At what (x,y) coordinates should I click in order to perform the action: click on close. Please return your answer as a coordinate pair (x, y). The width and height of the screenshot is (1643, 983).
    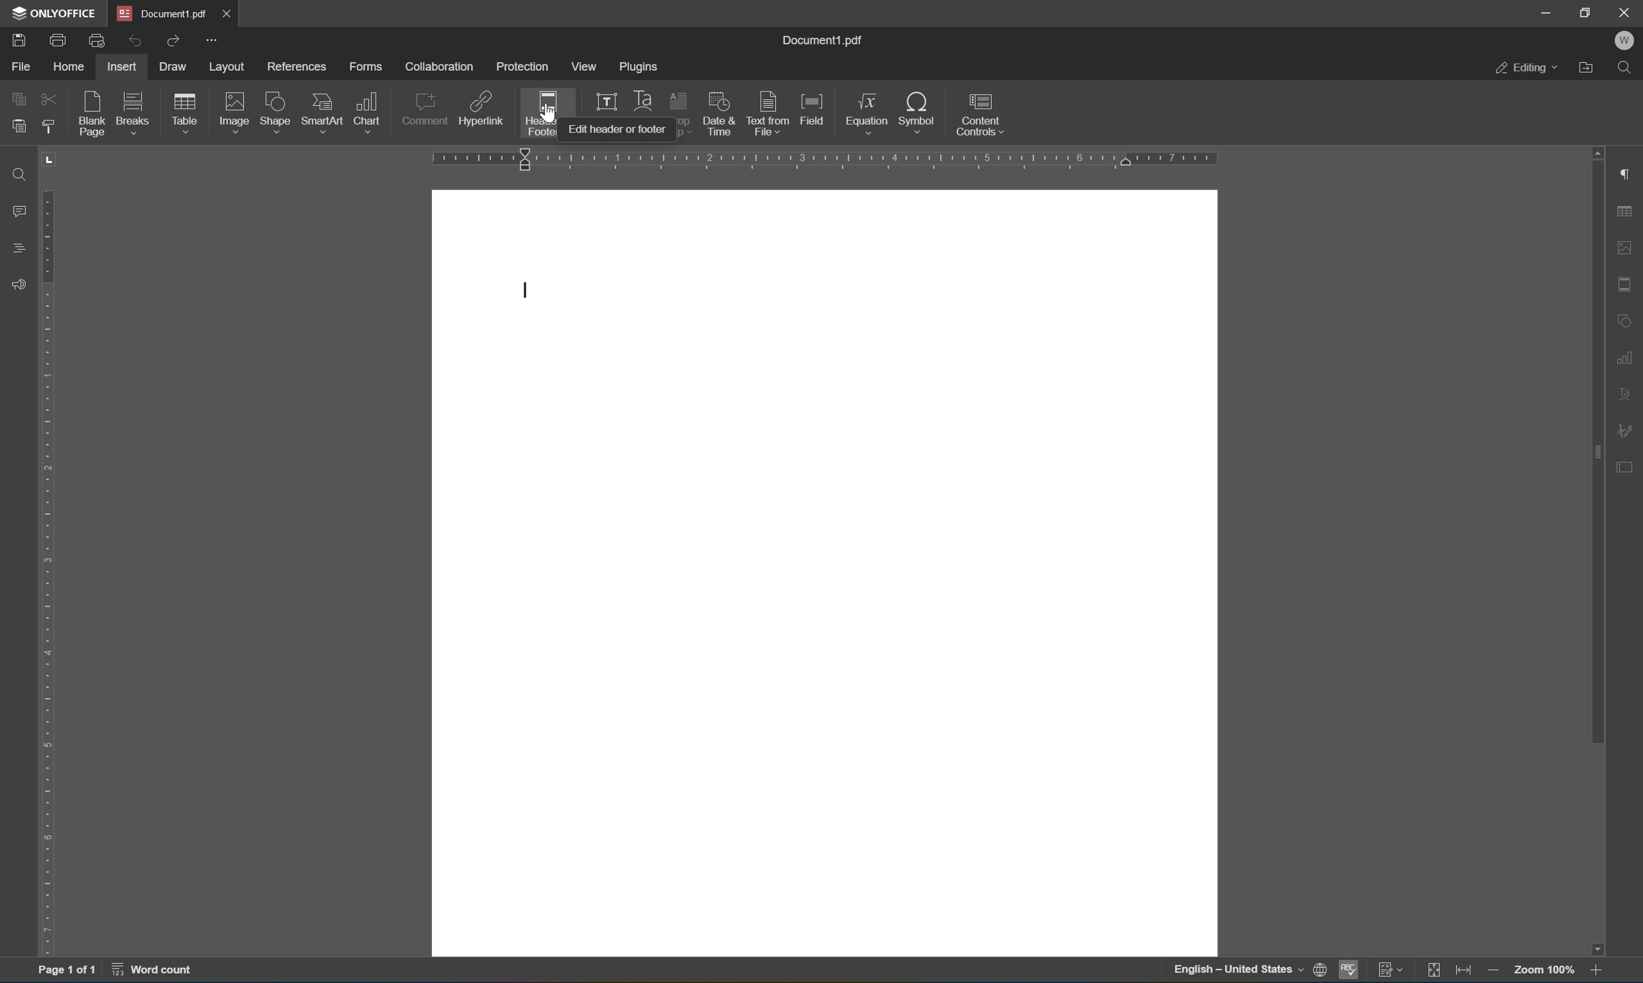
    Looking at the image, I should click on (1626, 13).